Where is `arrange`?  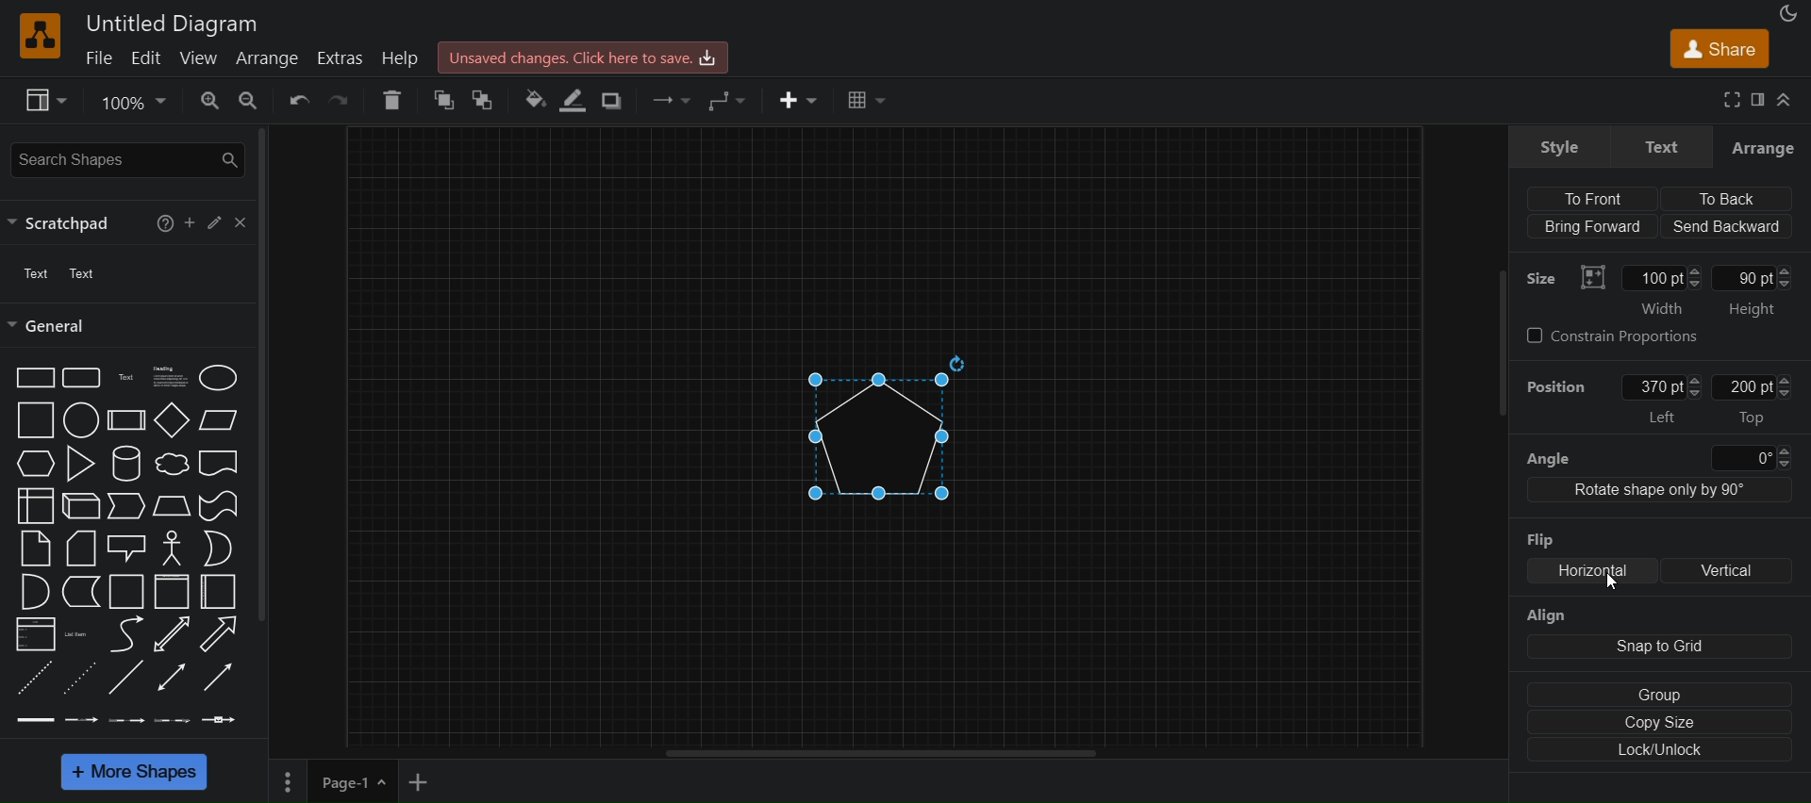
arrange is located at coordinates (269, 58).